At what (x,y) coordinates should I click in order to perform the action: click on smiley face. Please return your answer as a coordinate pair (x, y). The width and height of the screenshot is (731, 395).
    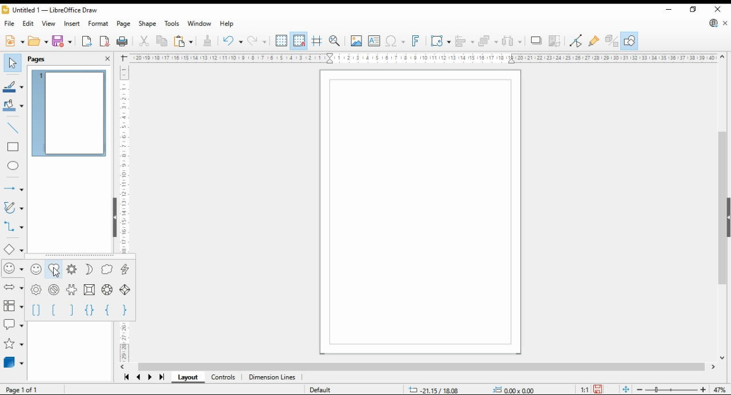
    Looking at the image, I should click on (36, 269).